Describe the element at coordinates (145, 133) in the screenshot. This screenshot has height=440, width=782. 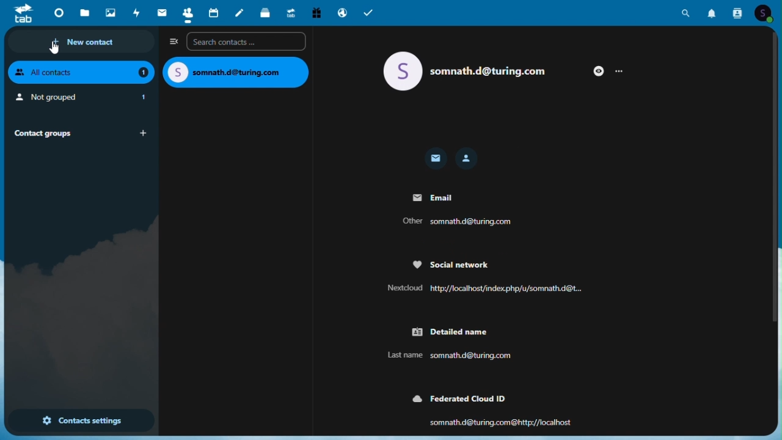
I see `add group` at that location.